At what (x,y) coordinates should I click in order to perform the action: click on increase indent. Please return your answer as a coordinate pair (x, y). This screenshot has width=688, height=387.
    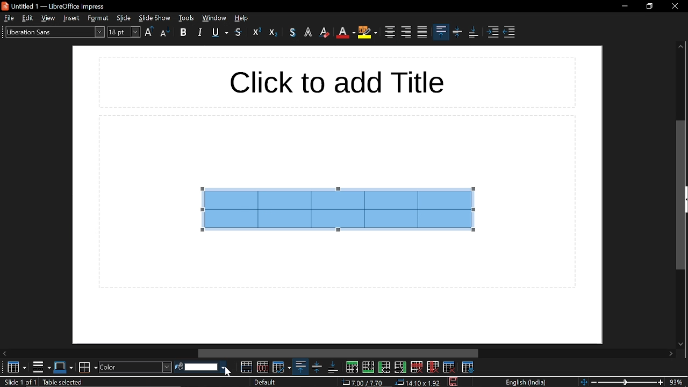
    Looking at the image, I should click on (494, 32).